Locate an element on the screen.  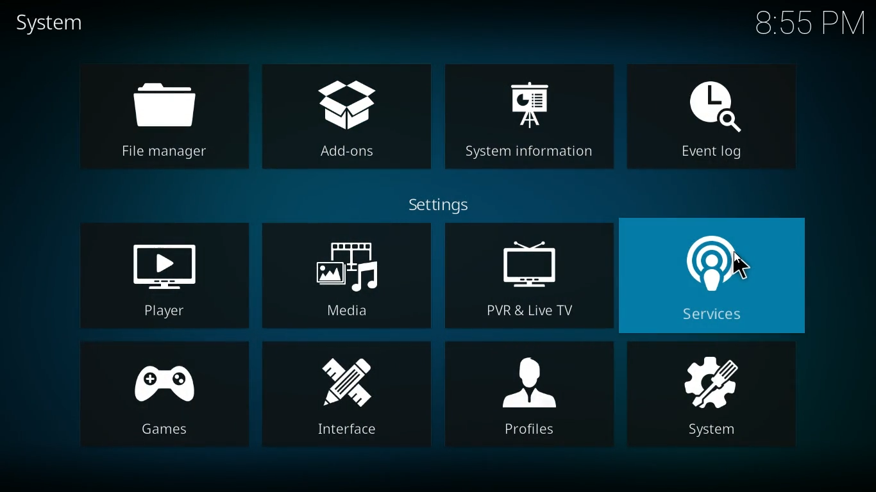
pvr & live tv is located at coordinates (526, 278).